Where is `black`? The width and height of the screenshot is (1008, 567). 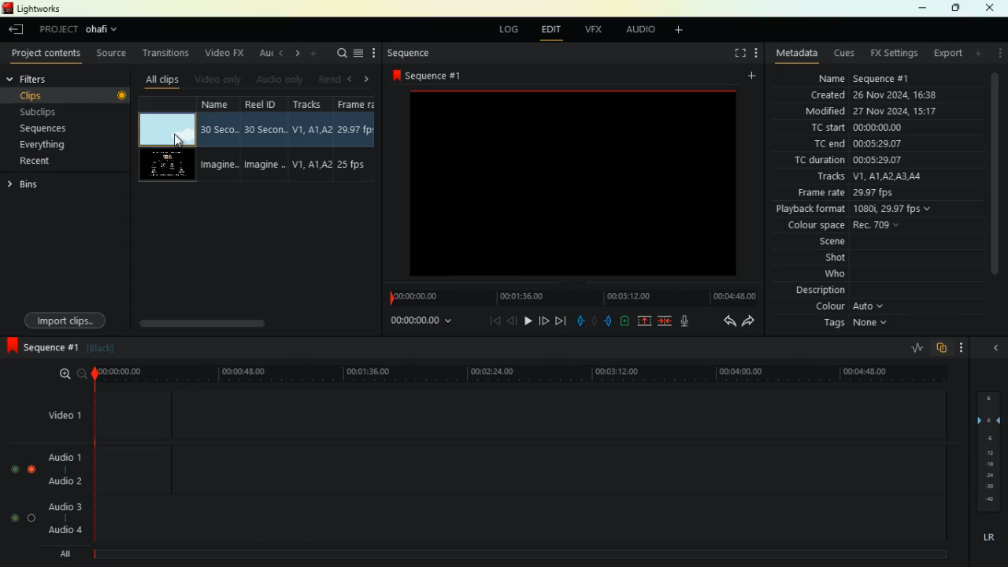
black is located at coordinates (99, 348).